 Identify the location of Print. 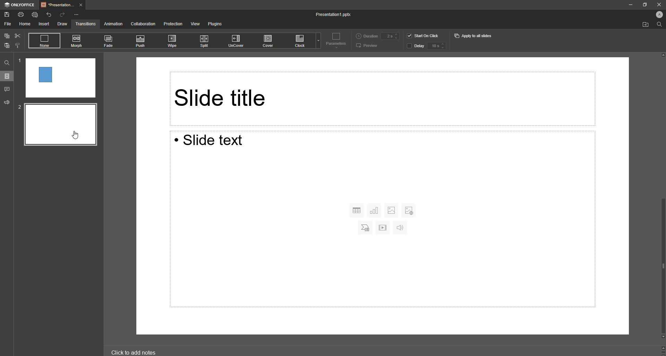
(21, 14).